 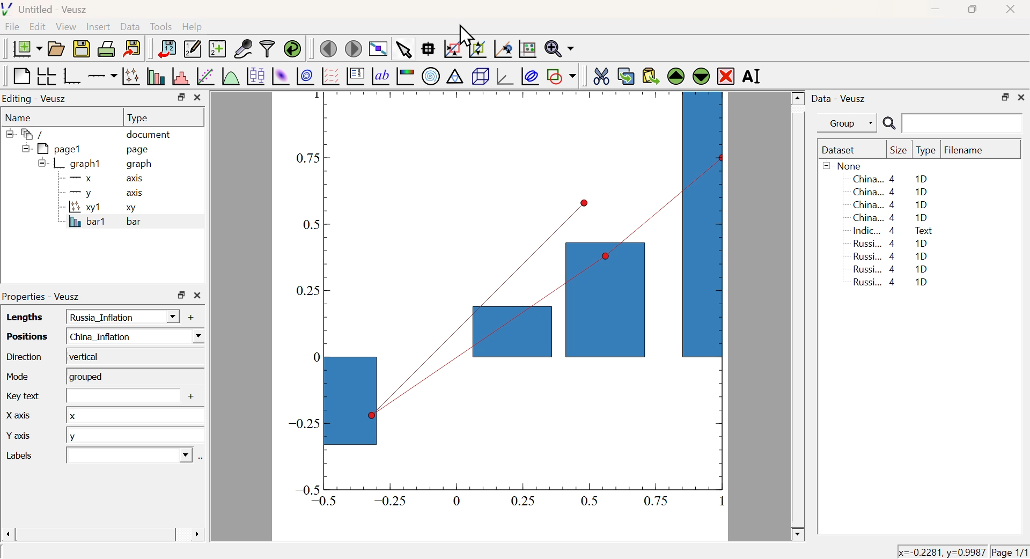 What do you see at coordinates (197, 98) in the screenshot?
I see `Close` at bounding box center [197, 98].